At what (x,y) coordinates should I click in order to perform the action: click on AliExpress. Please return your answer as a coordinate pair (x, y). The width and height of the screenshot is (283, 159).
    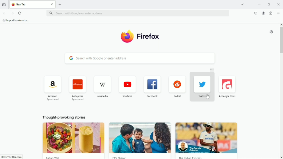
    Looking at the image, I should click on (77, 88).